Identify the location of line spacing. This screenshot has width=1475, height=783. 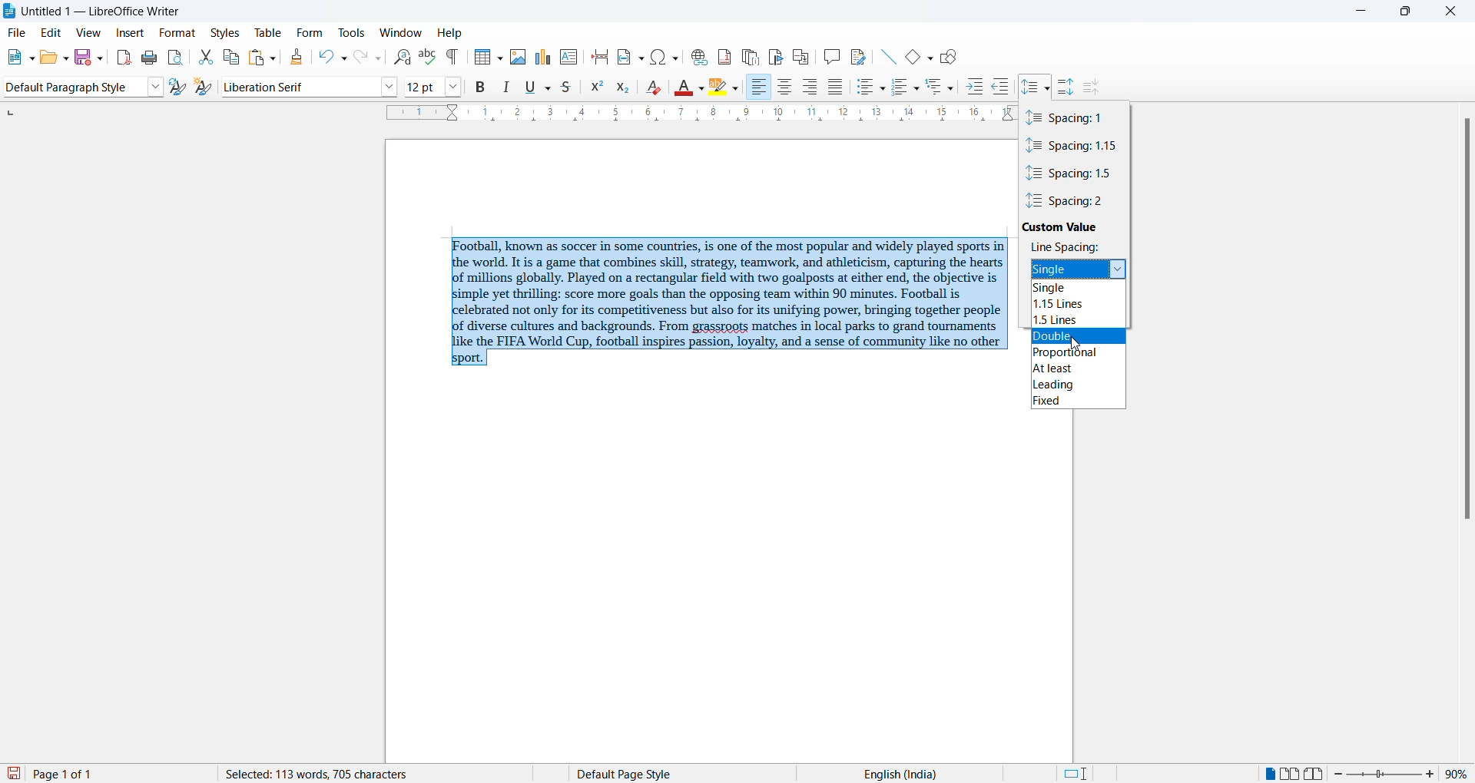
(1029, 88).